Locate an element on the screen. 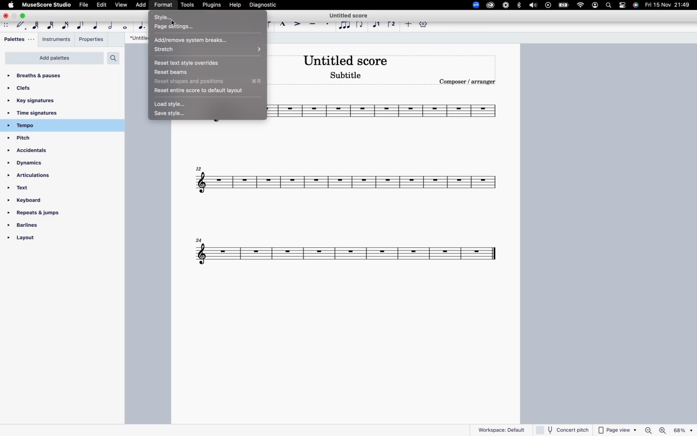 This screenshot has width=697, height=436. maximize is located at coordinates (24, 16).